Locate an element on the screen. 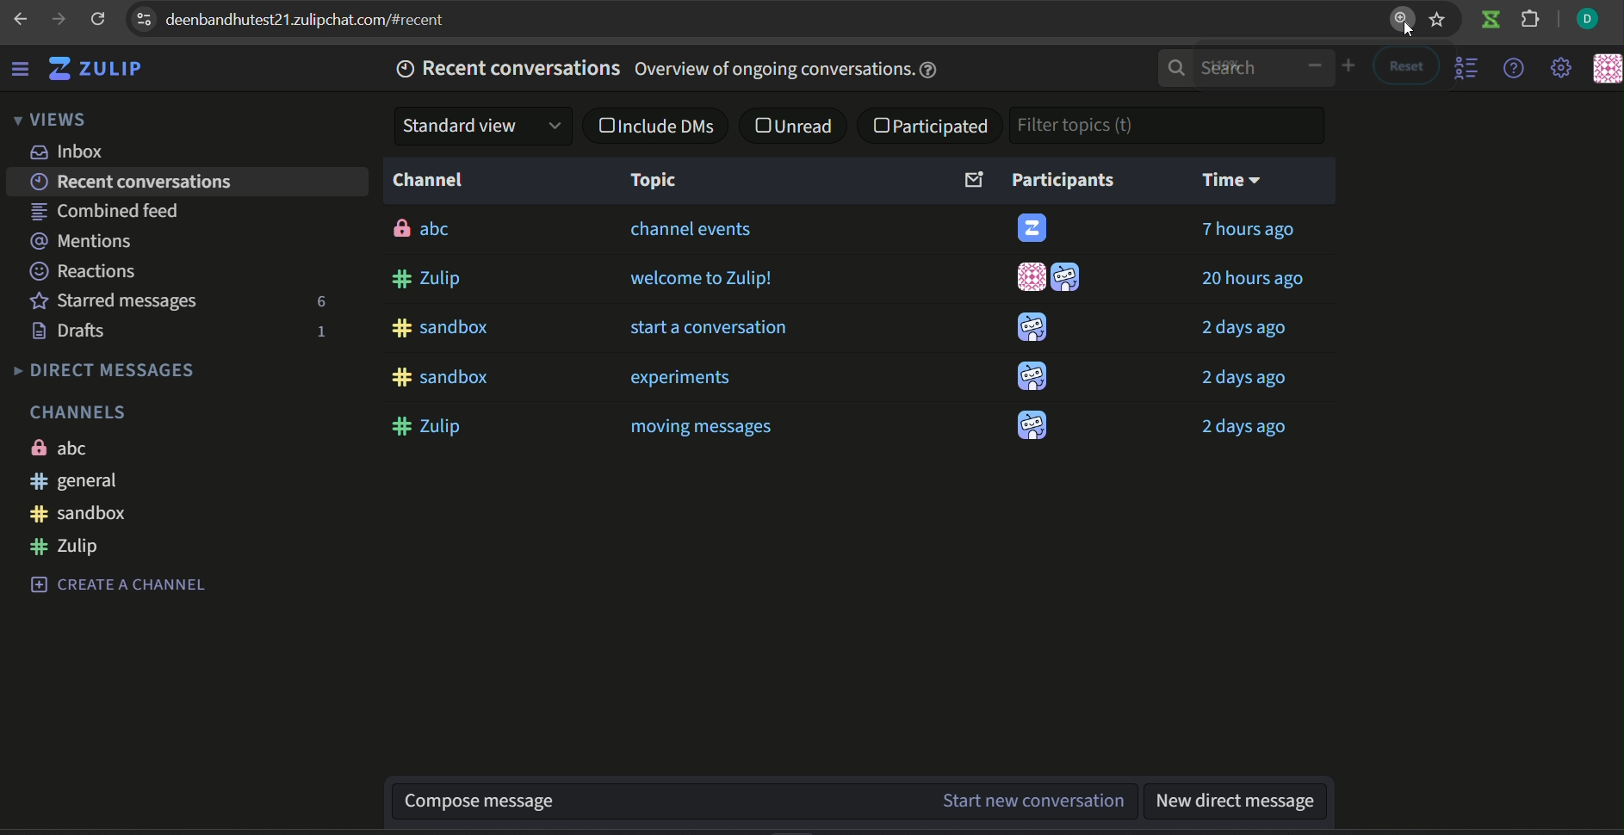 The image size is (1624, 835). next page is located at coordinates (59, 19).